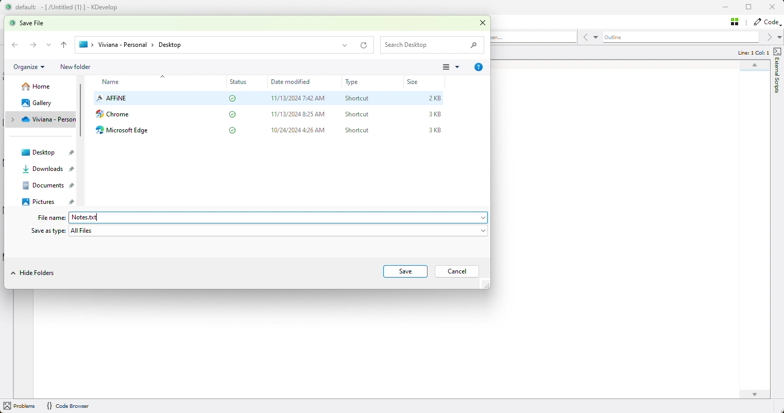 The image size is (784, 413). I want to click on Line: 1 Col: 1, so click(753, 53).